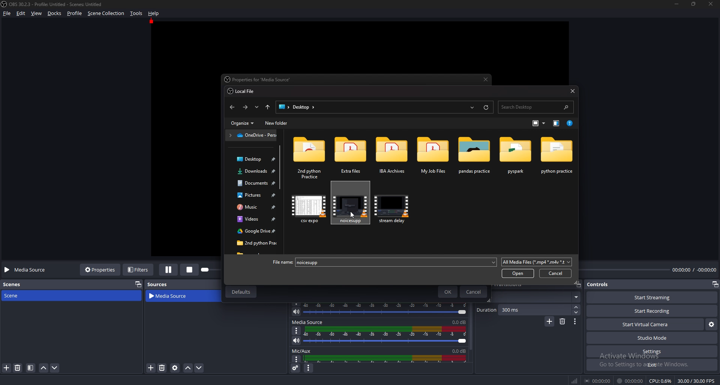 The image size is (720, 385). What do you see at coordinates (297, 330) in the screenshot?
I see `Options` at bounding box center [297, 330].